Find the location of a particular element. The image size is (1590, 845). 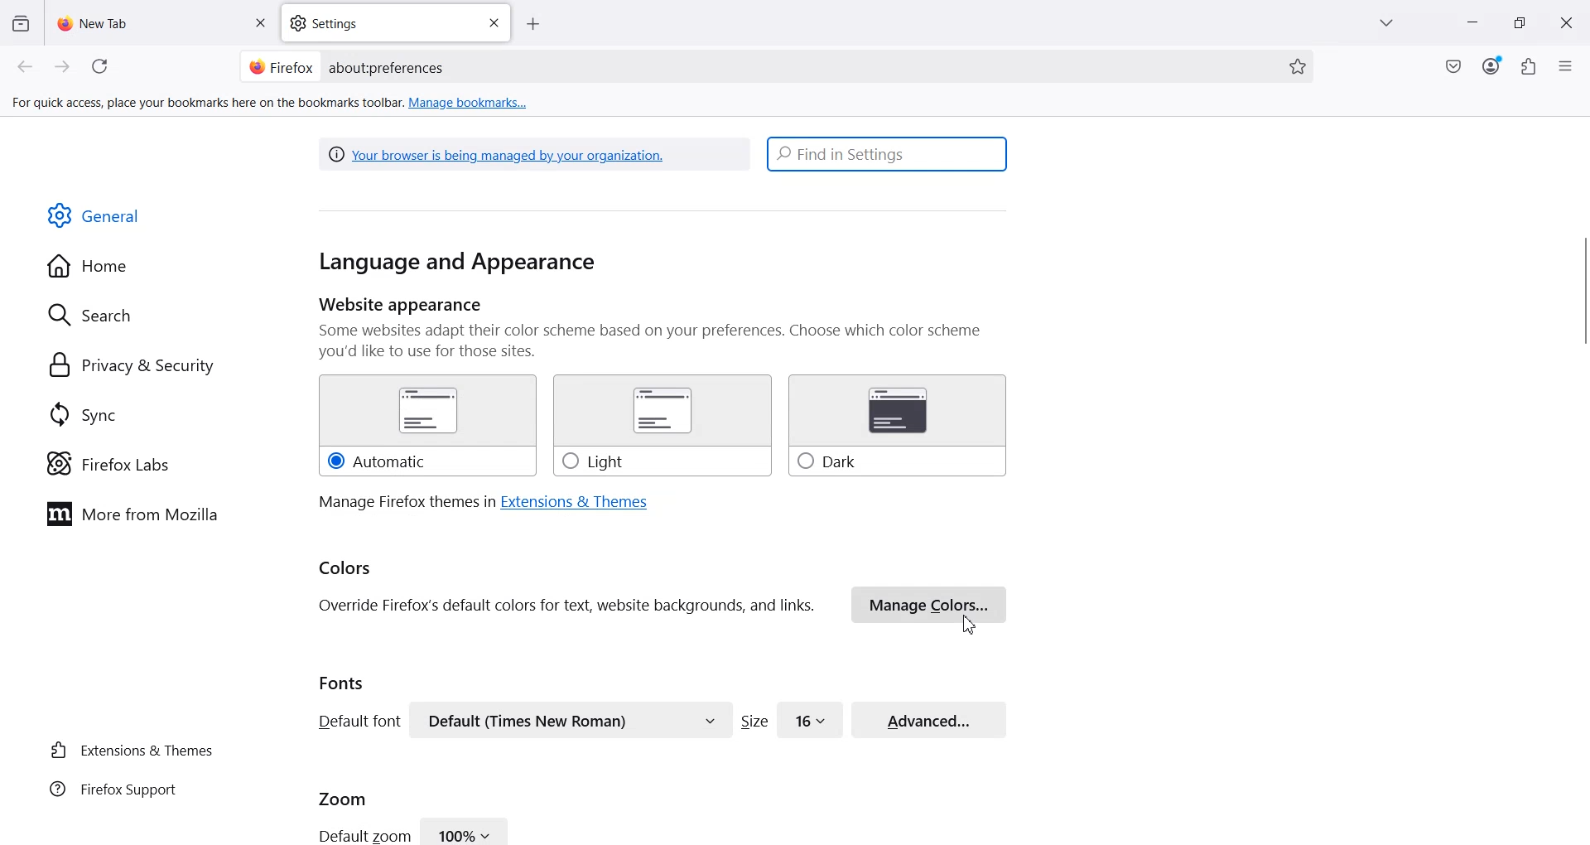

Vertical Scroll bar is located at coordinates (1580, 295).